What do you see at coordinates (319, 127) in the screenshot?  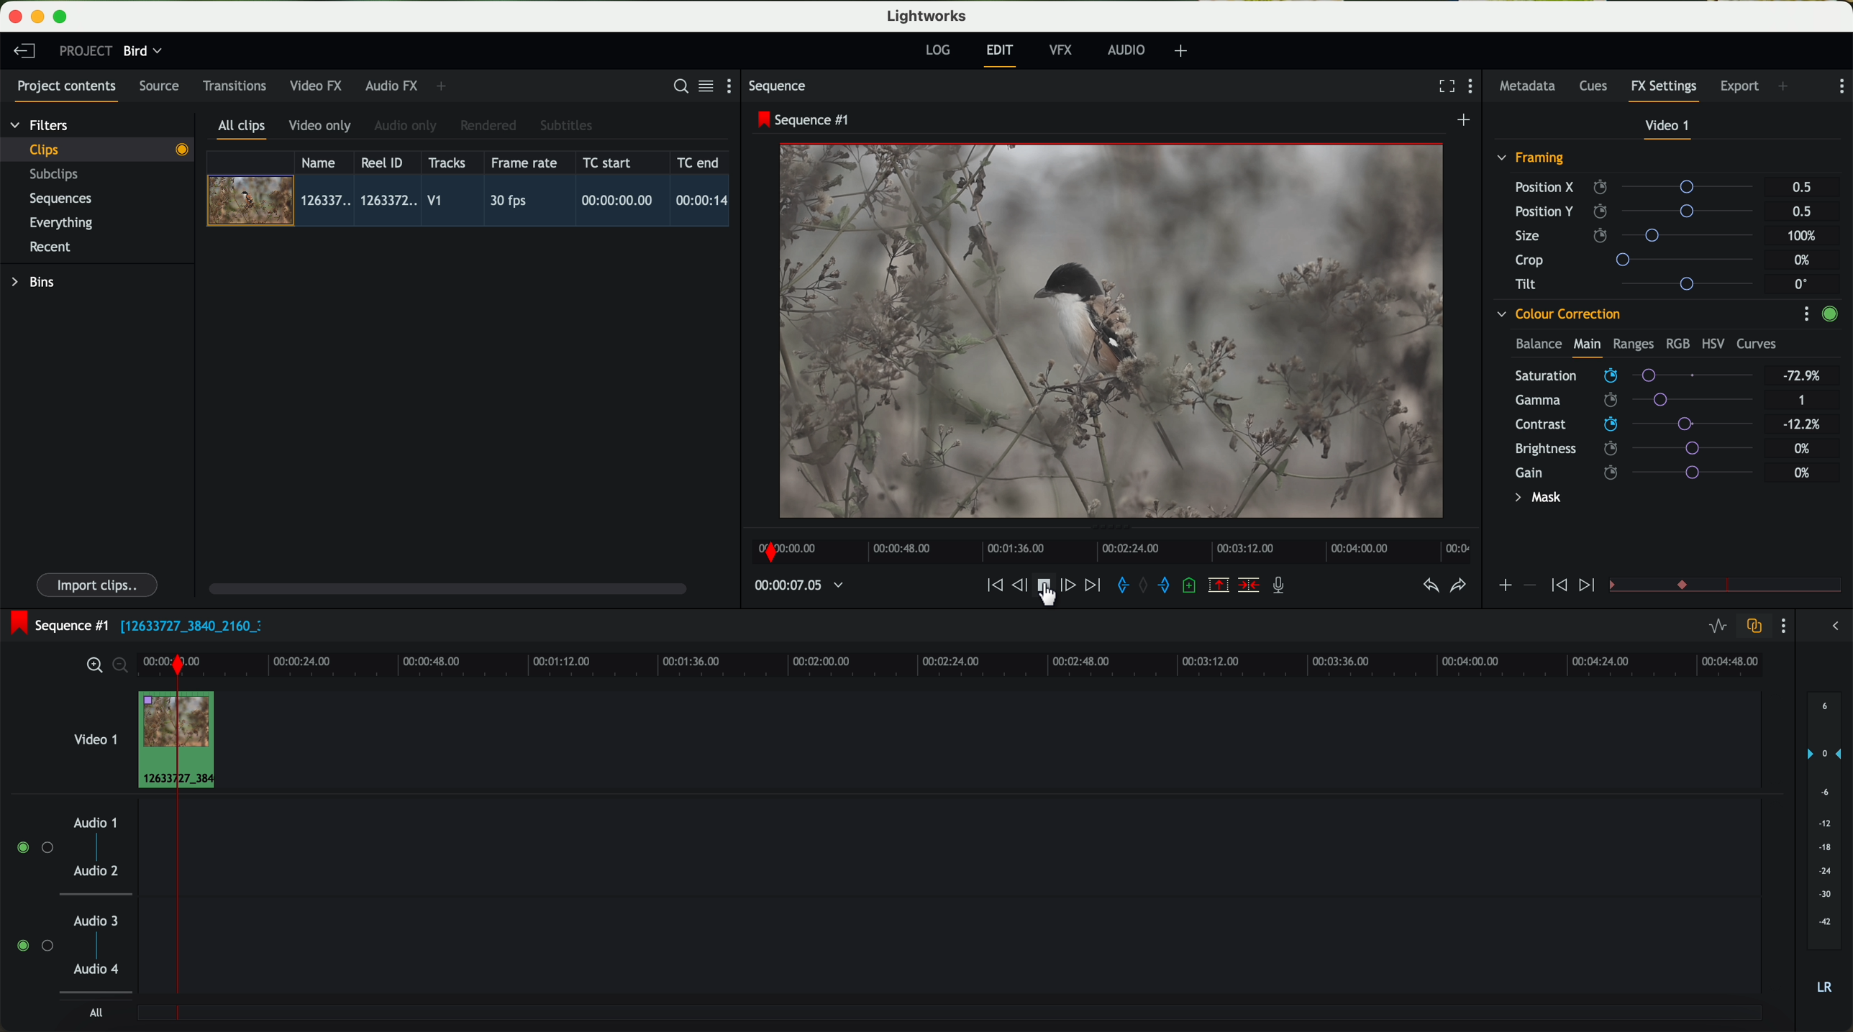 I see `video only` at bounding box center [319, 127].